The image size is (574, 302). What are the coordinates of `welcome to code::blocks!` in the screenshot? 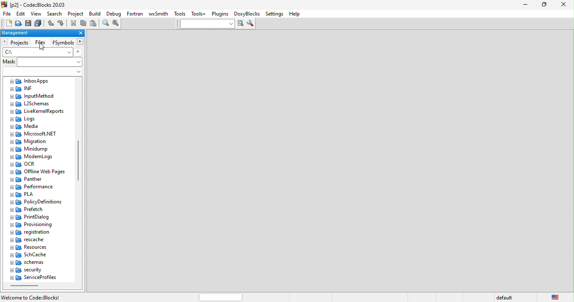 It's located at (32, 297).